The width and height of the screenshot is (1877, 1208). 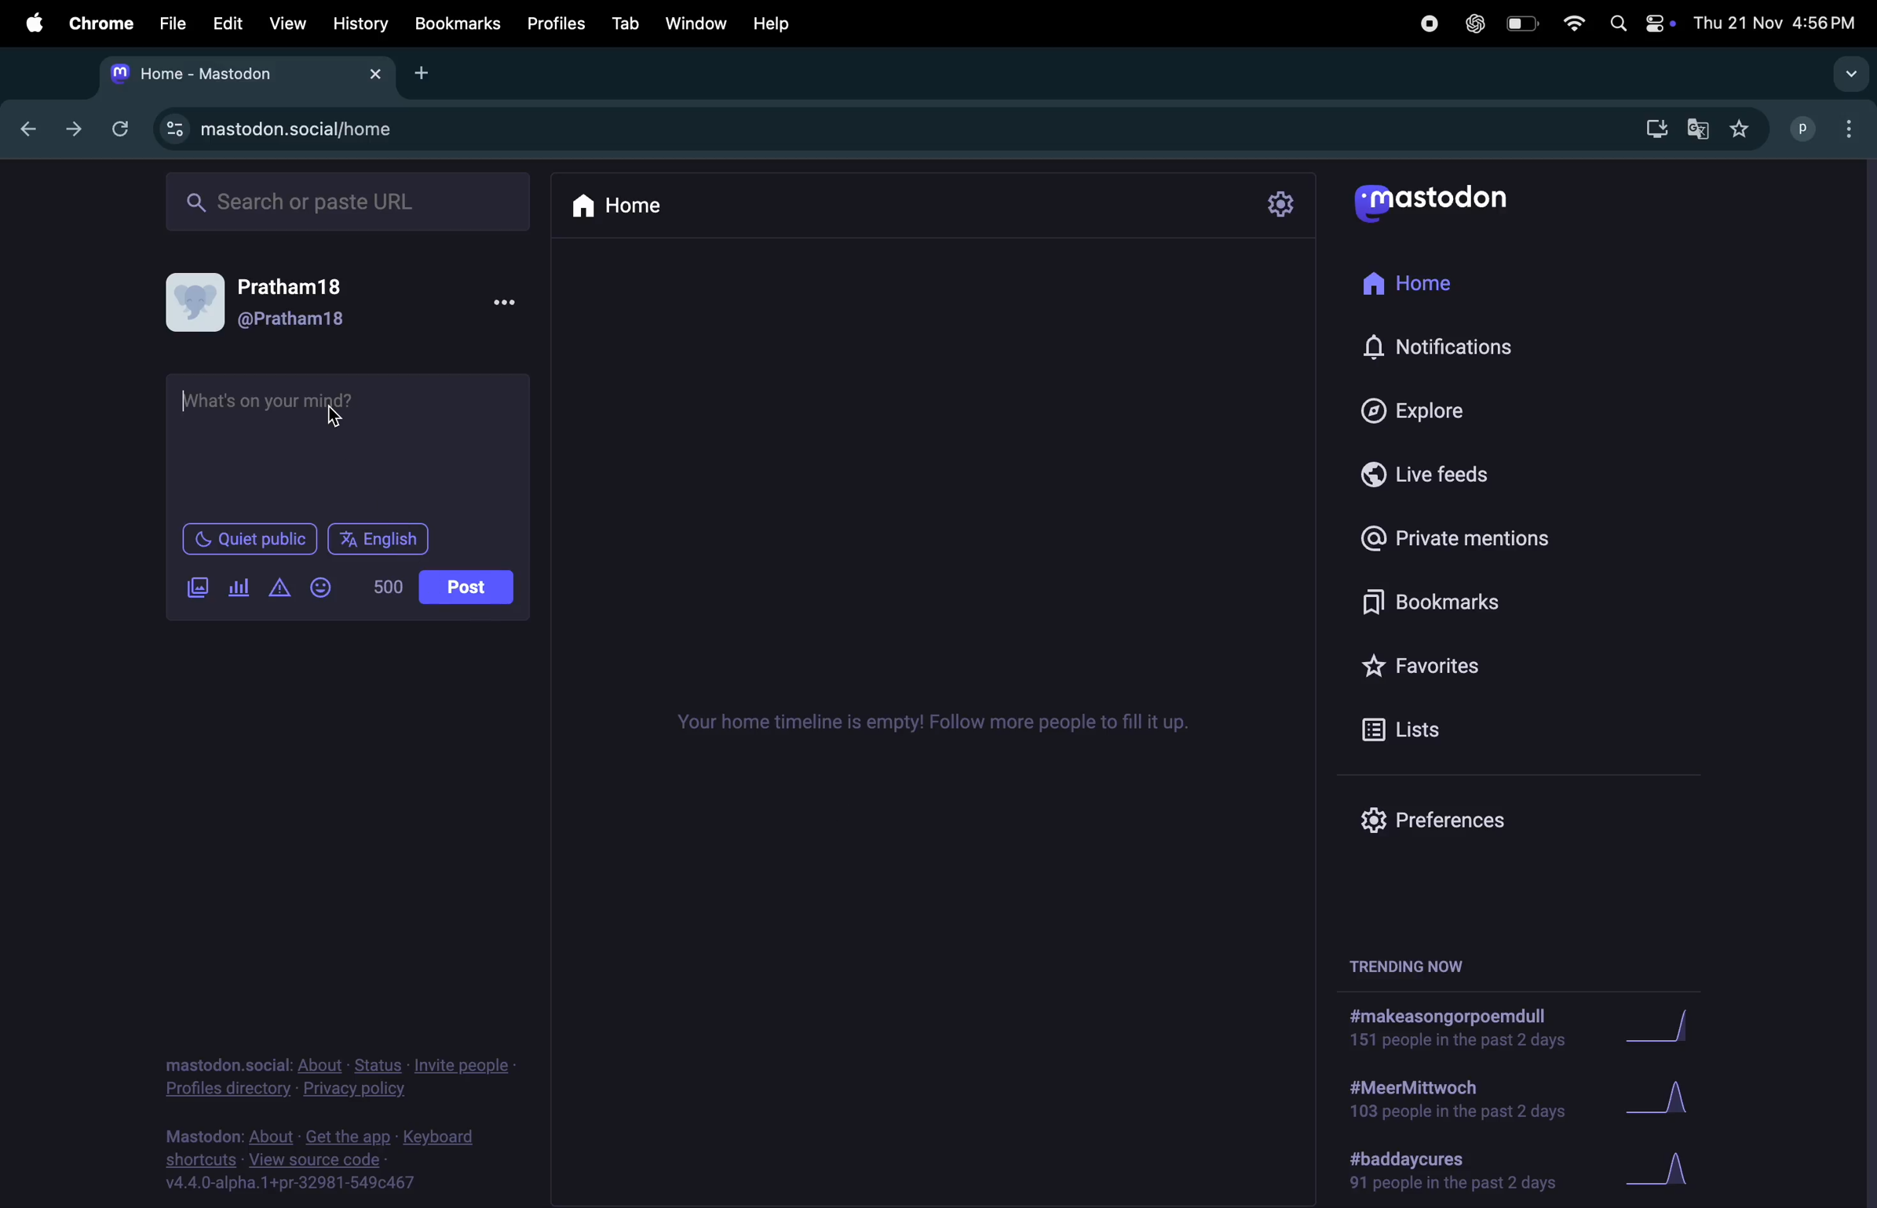 I want to click on wifi, so click(x=1570, y=26).